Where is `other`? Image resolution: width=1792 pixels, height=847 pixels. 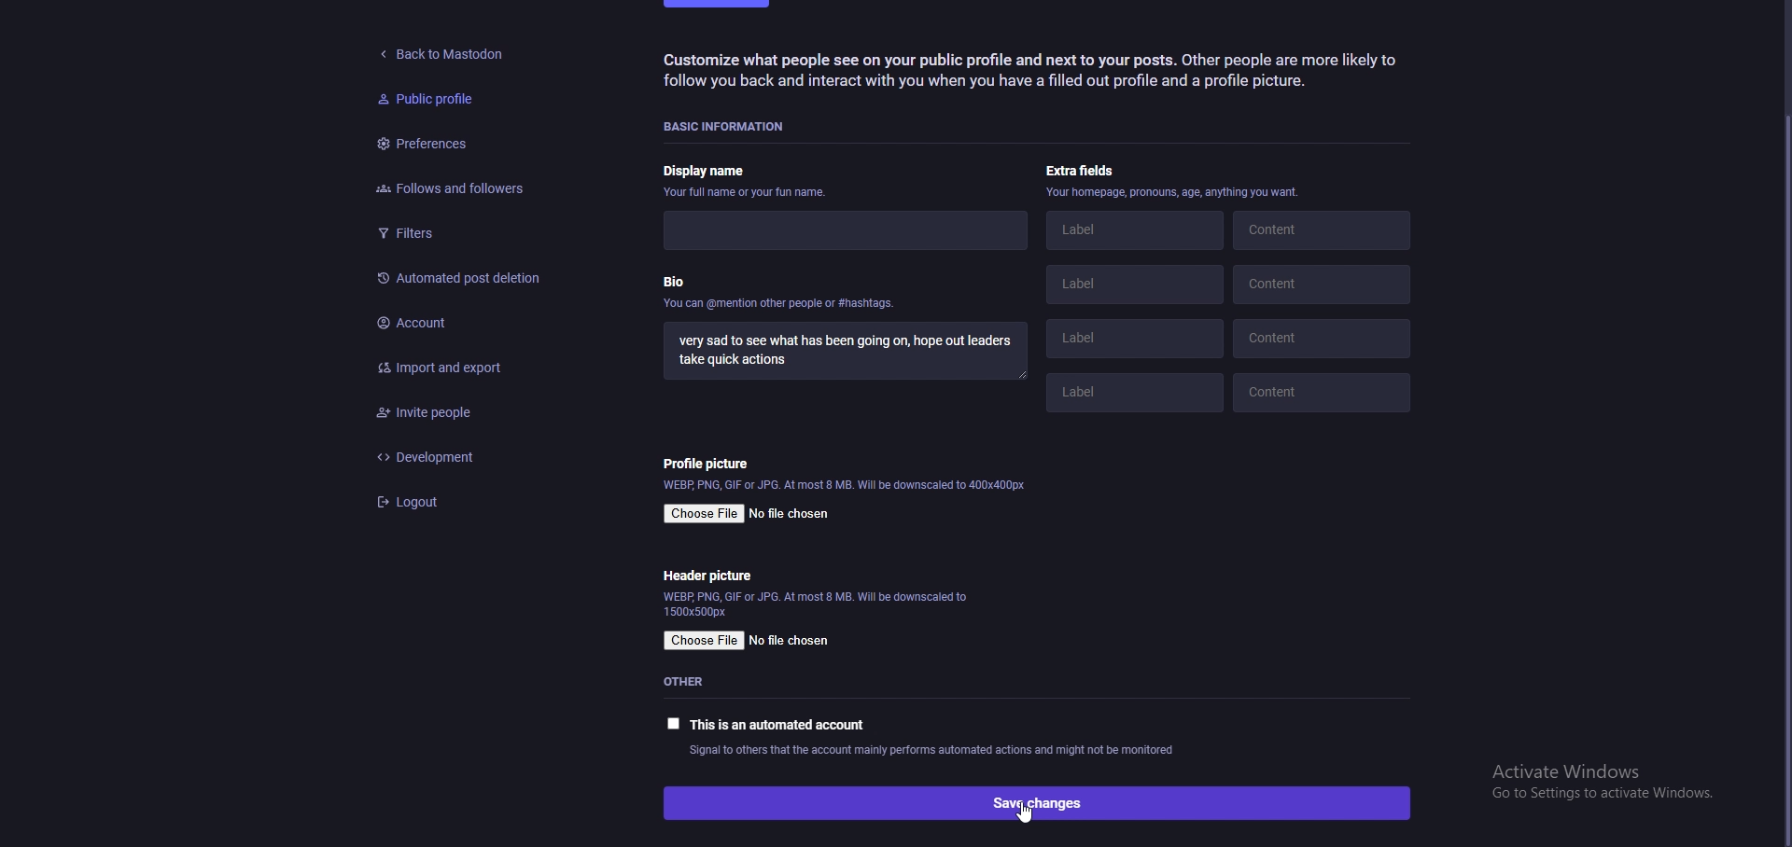 other is located at coordinates (694, 682).